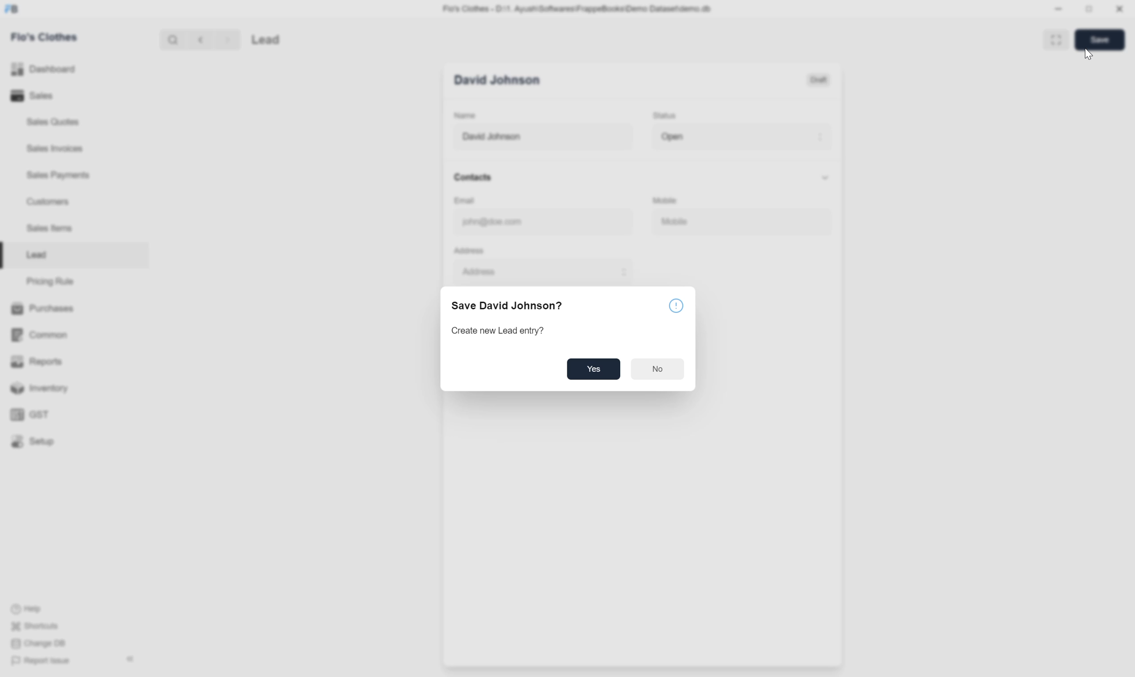  I want to click on Inventory, so click(37, 388).